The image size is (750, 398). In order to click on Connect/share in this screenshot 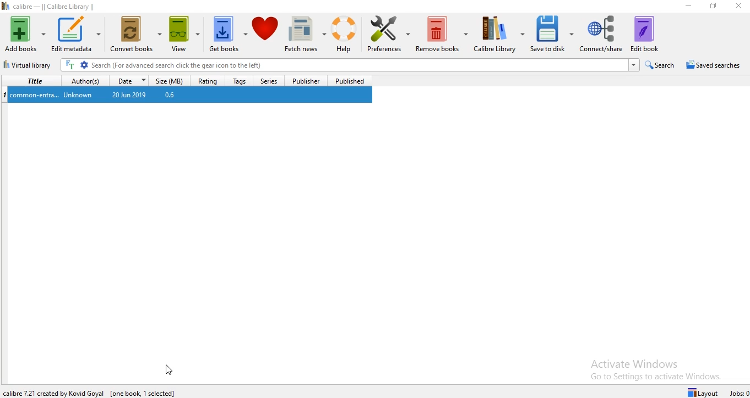, I will do `click(602, 33)`.